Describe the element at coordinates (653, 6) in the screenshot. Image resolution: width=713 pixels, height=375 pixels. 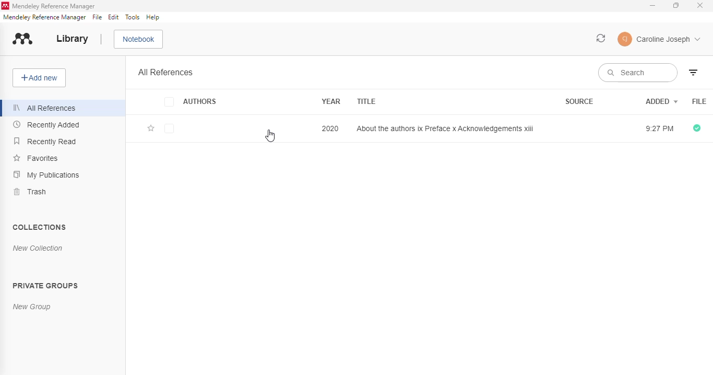
I see `minimize` at that location.